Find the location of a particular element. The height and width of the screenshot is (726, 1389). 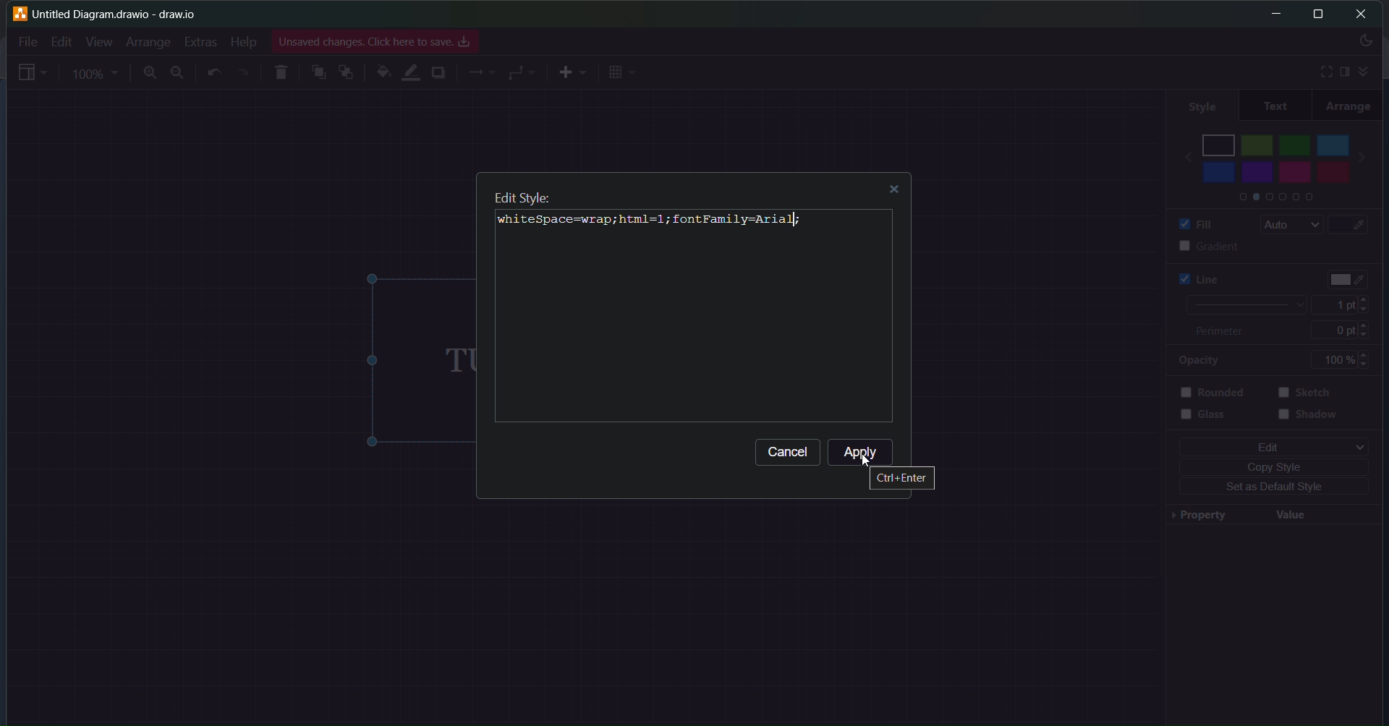

add is located at coordinates (572, 72).